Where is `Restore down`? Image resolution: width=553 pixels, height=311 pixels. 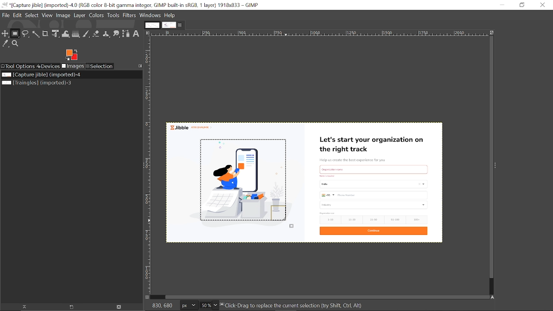 Restore down is located at coordinates (522, 5).